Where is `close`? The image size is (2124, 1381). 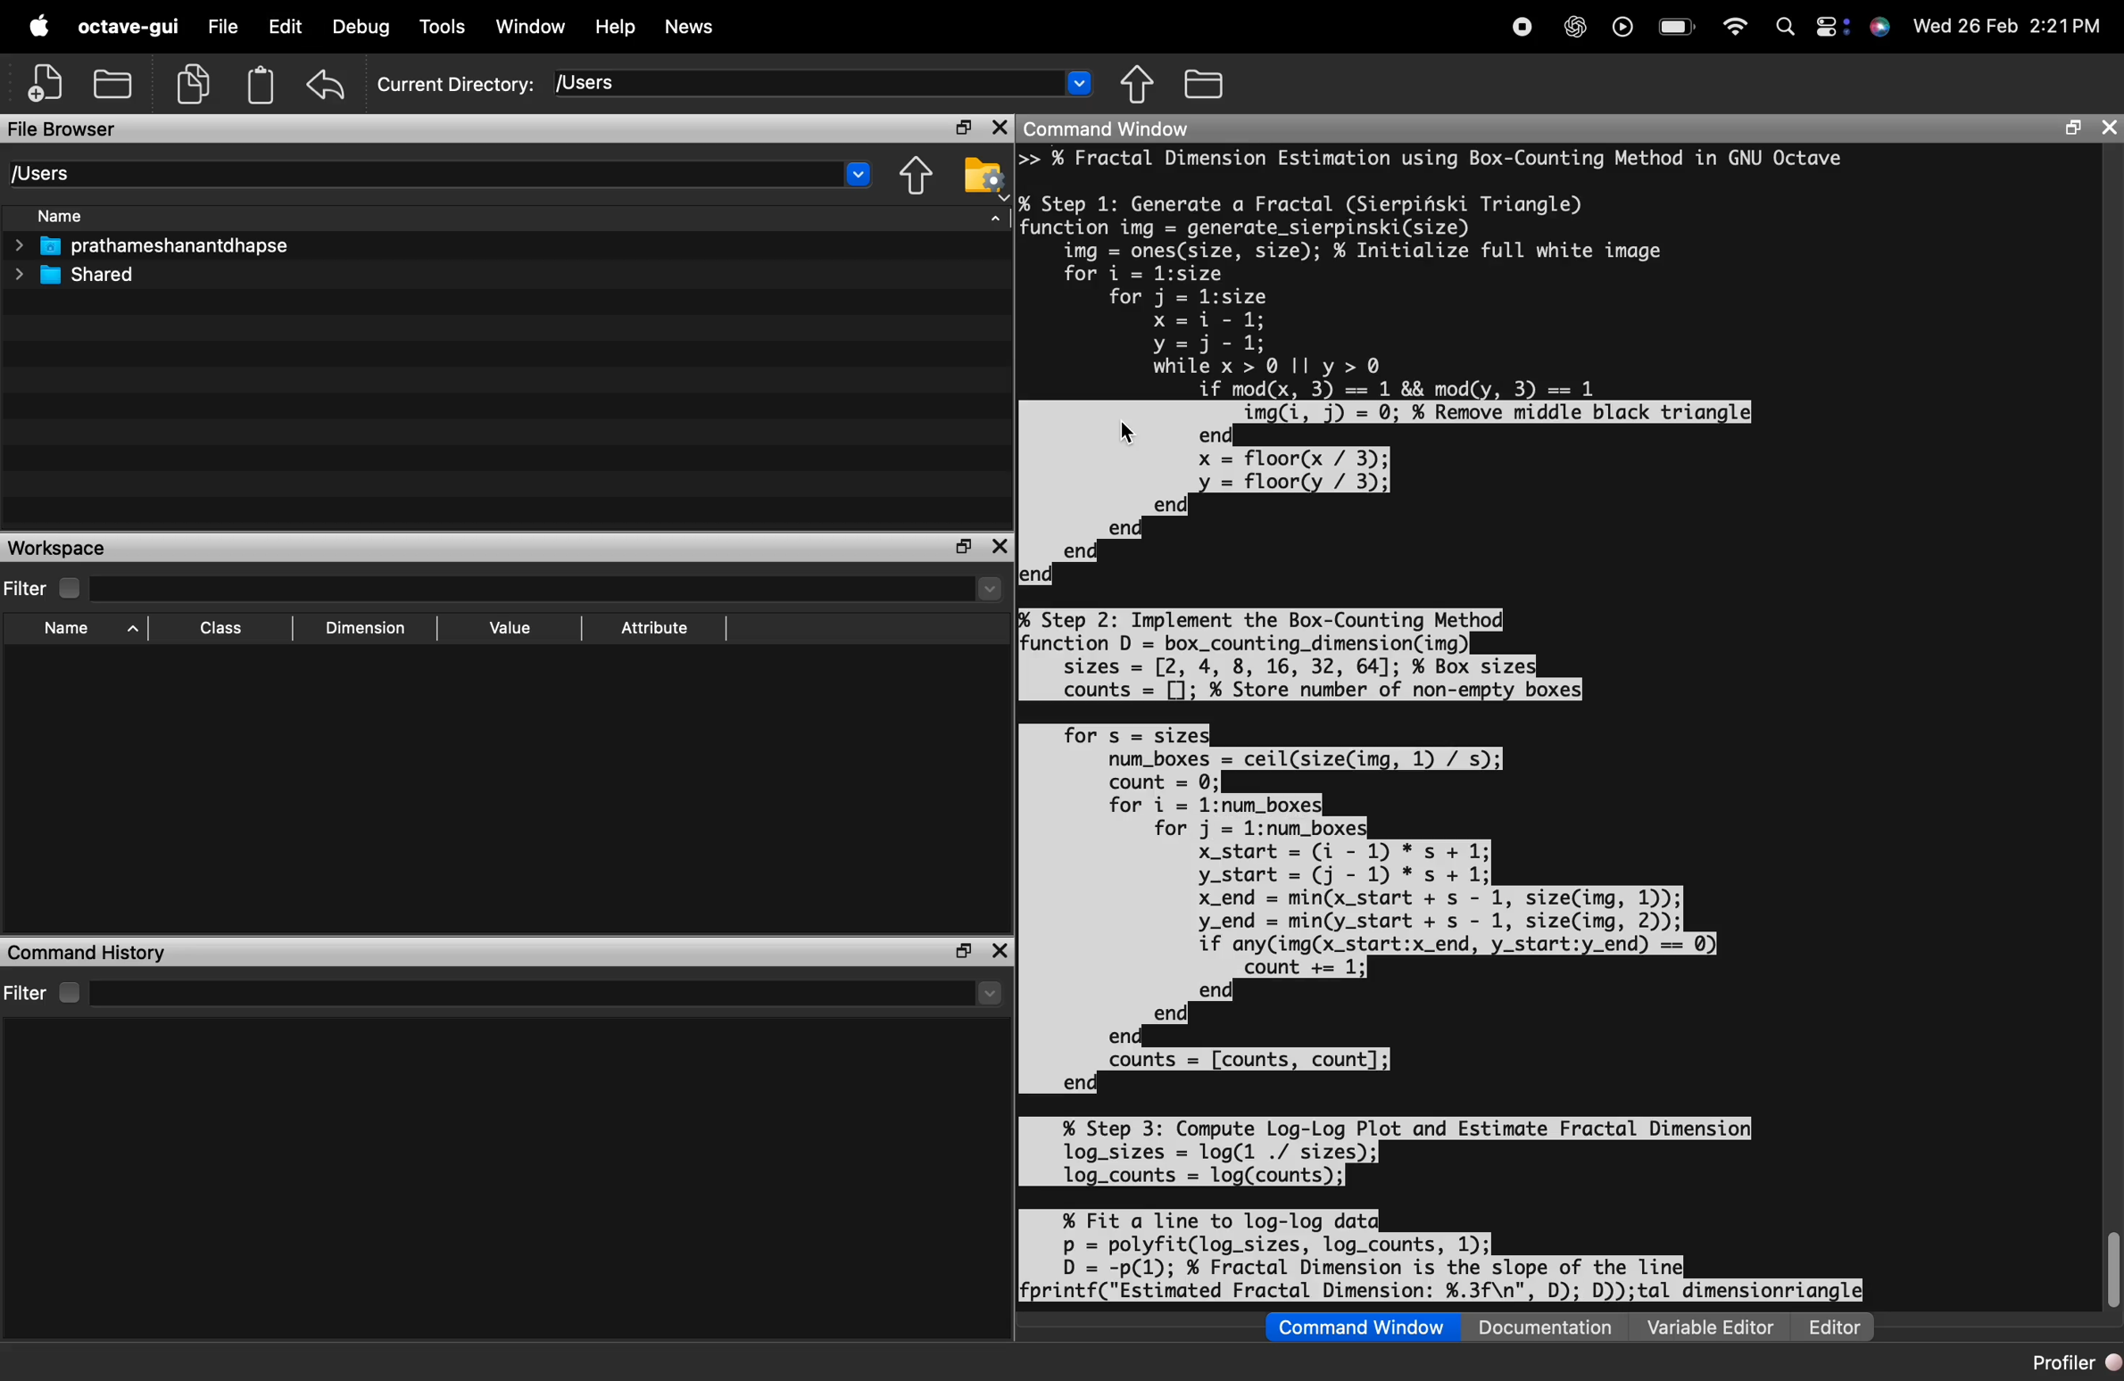
close is located at coordinates (1000, 549).